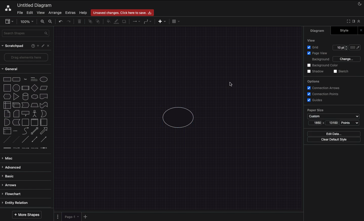 This screenshot has height=221, width=364. What do you see at coordinates (348, 21) in the screenshot?
I see `Full screen` at bounding box center [348, 21].